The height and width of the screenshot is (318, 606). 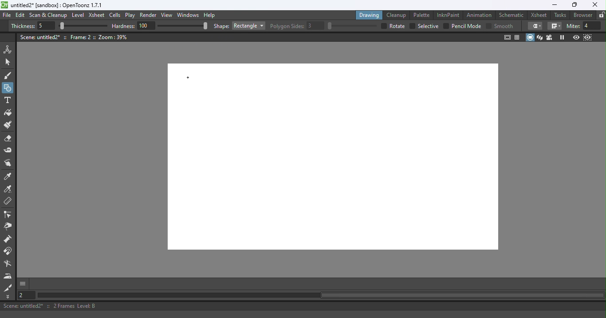 What do you see at coordinates (480, 14) in the screenshot?
I see `Animation` at bounding box center [480, 14].